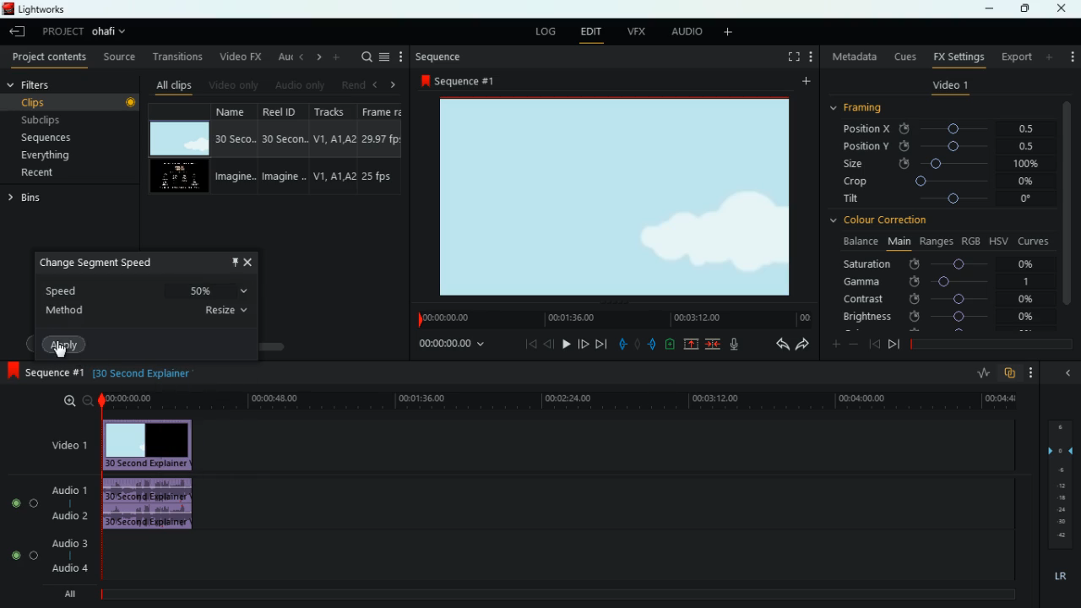  I want to click on hold, so click(637, 343).